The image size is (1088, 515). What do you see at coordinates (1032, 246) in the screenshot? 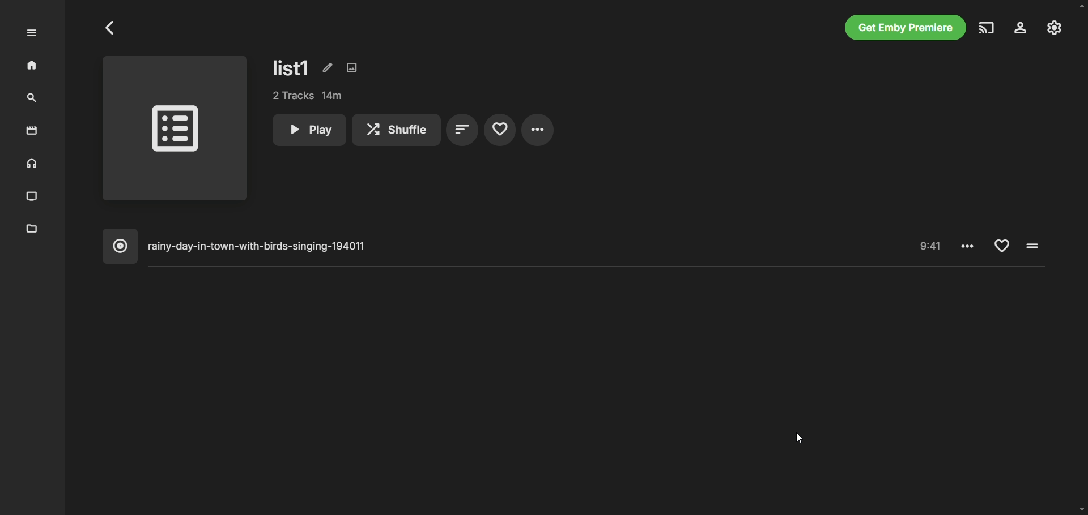
I see `Pause/Play` at bounding box center [1032, 246].